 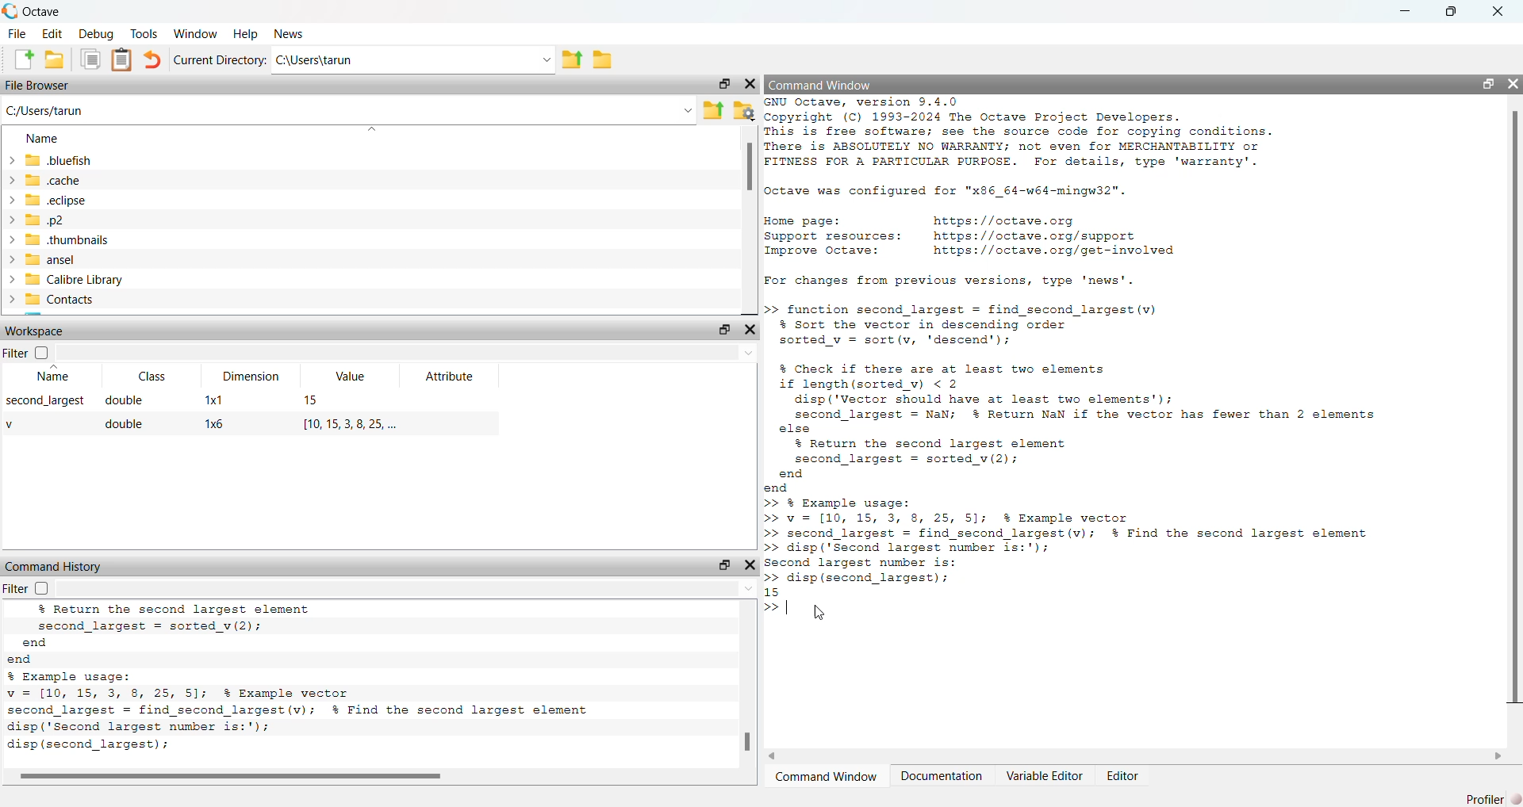 I want to click on tools, so click(x=145, y=33).